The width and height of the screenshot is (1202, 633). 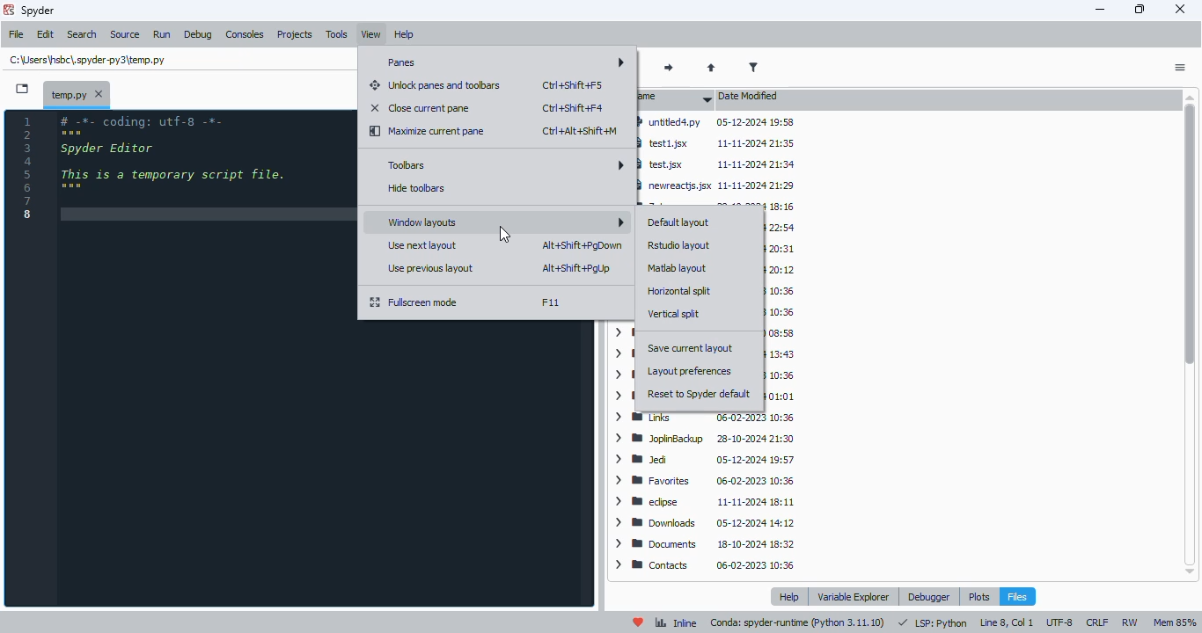 What do you see at coordinates (700, 394) in the screenshot?
I see `reset to spyder default` at bounding box center [700, 394].